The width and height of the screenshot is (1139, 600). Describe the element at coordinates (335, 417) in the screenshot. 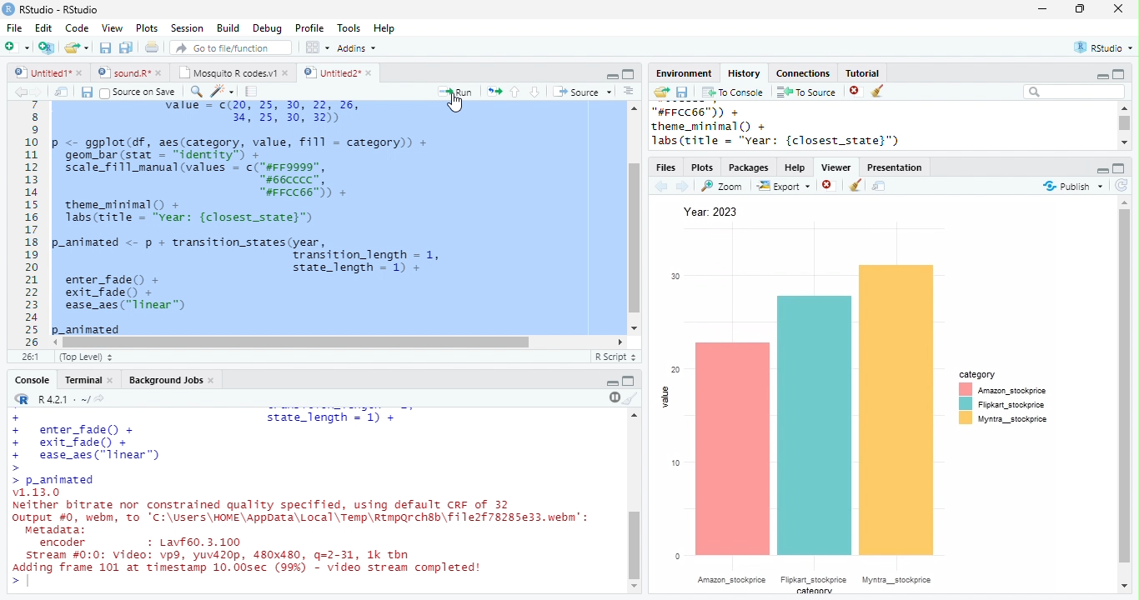

I see `state_length = 1)+` at that location.